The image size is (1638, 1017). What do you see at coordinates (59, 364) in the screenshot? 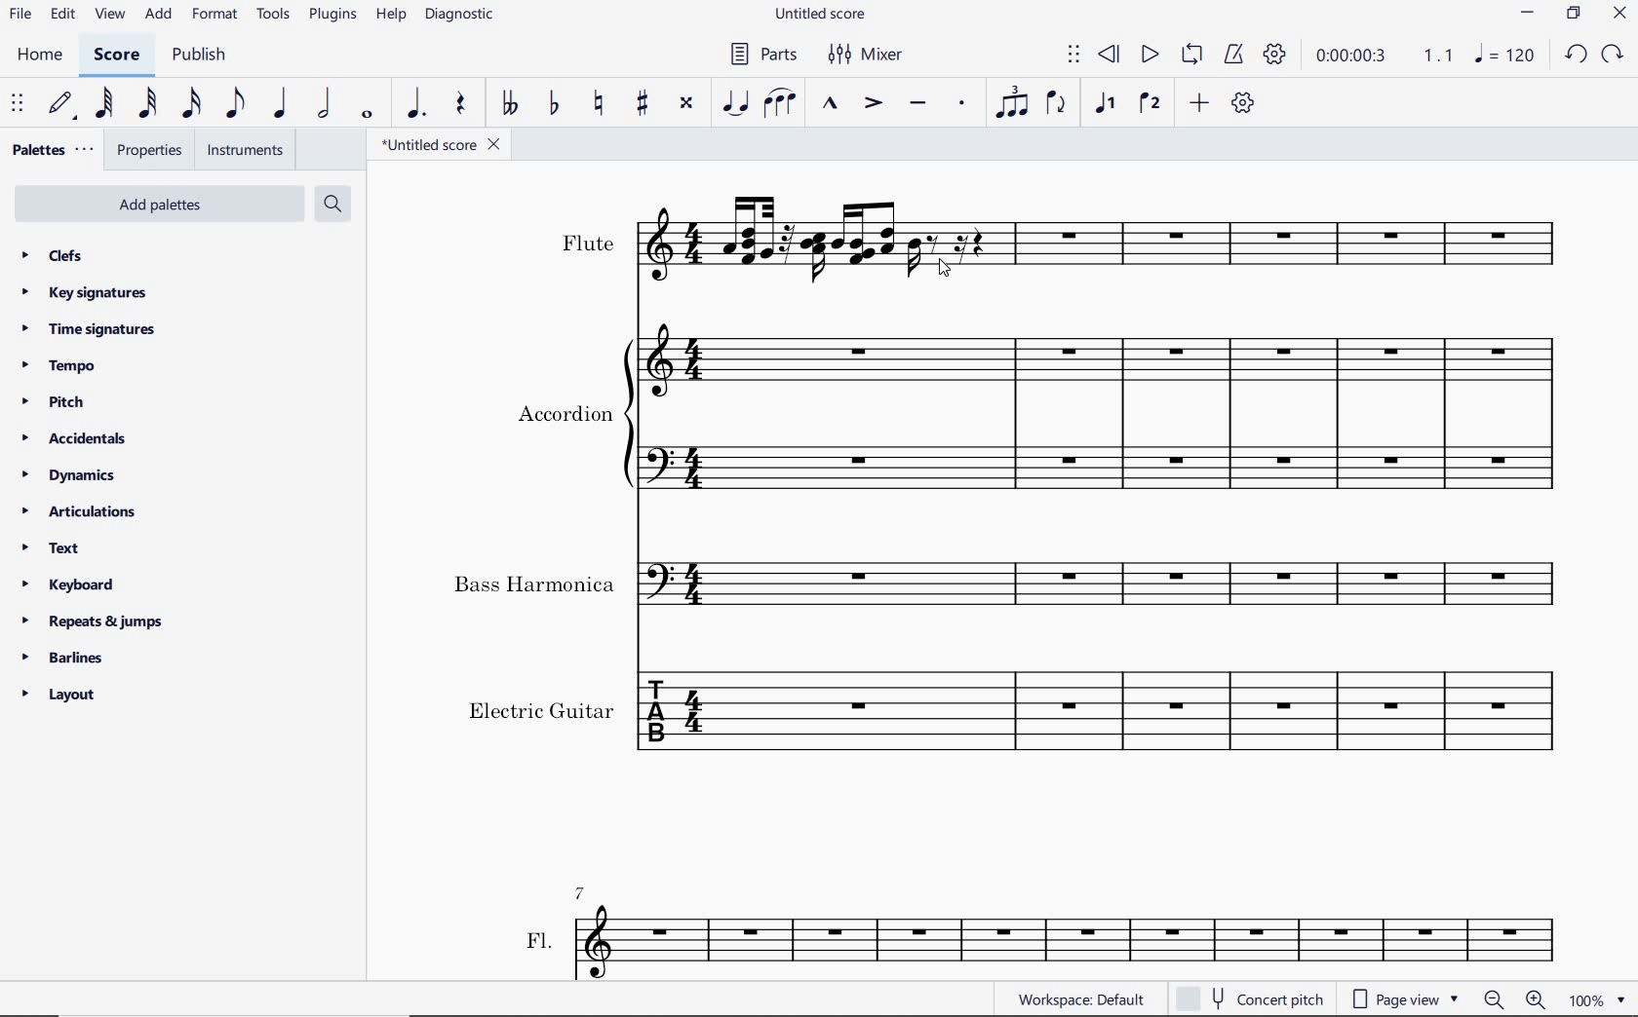
I see `tempo` at bounding box center [59, 364].